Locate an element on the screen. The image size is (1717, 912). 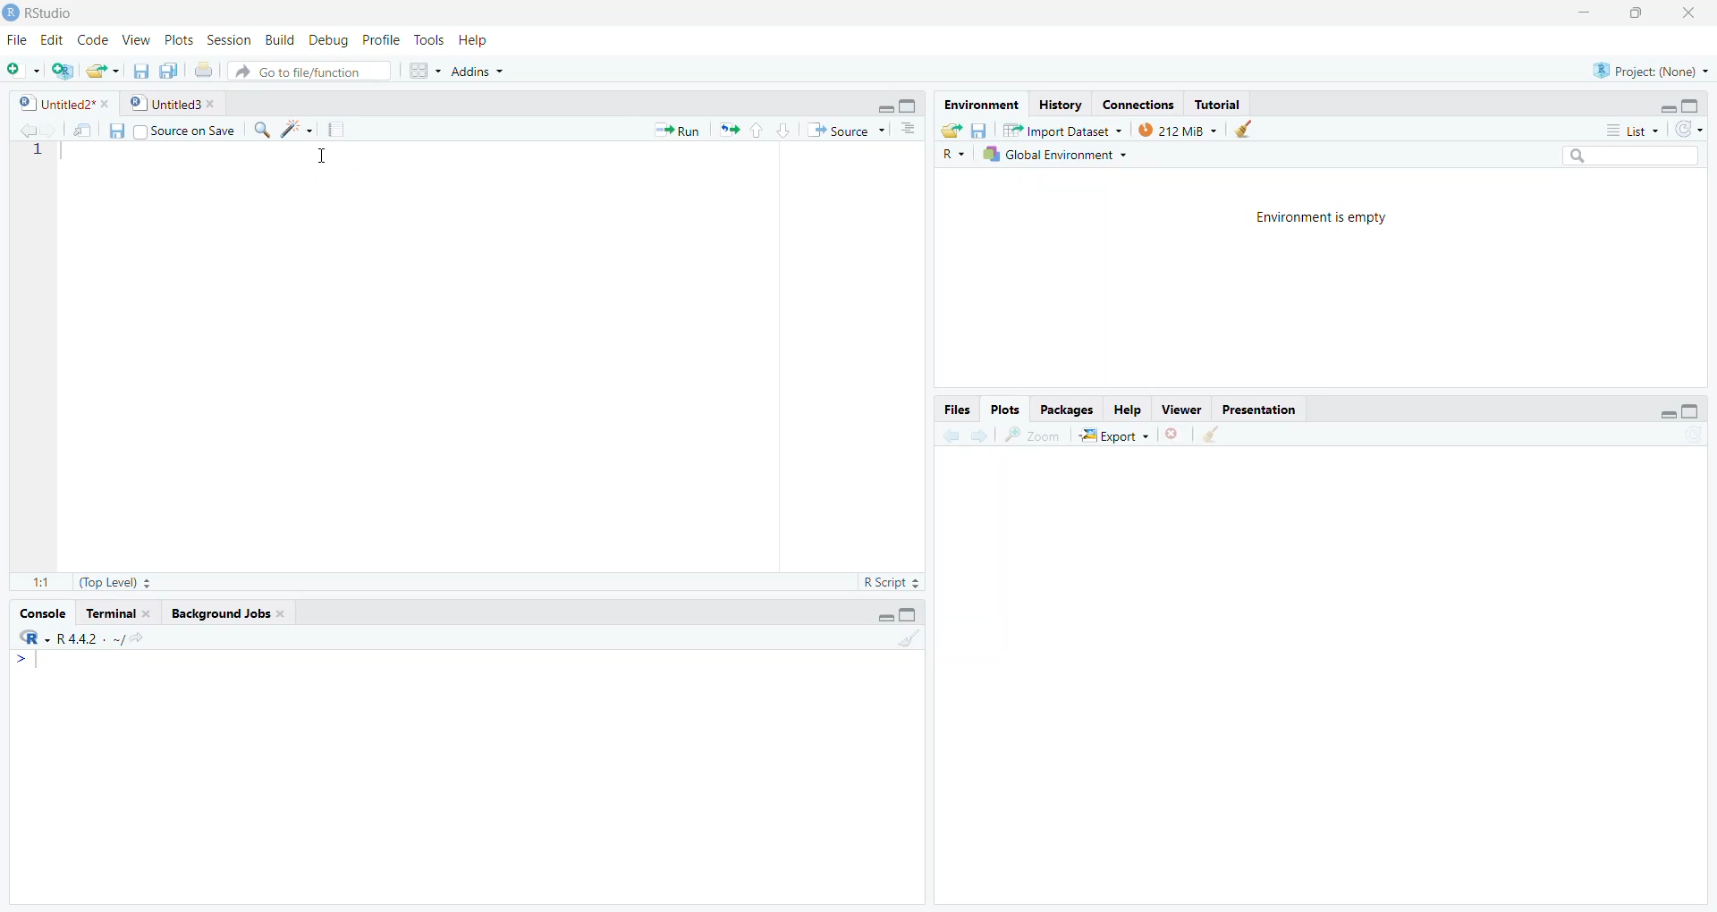
send file is located at coordinates (81, 130).